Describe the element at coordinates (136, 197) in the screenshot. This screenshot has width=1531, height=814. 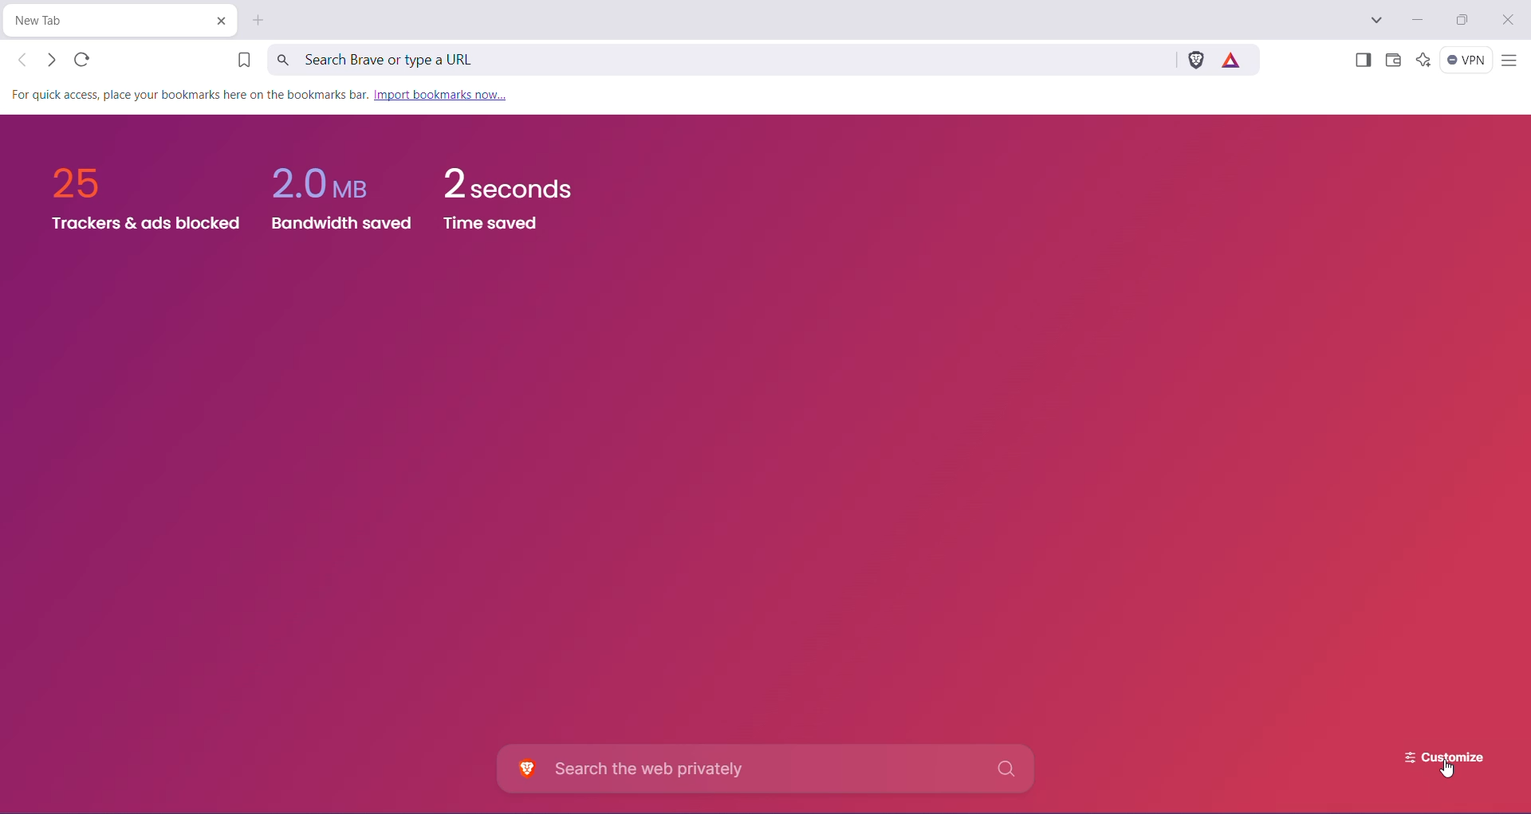
I see `25 trackers & ads blocked` at that location.